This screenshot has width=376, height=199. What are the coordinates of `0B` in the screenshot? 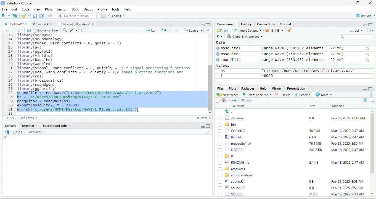 It's located at (311, 182).